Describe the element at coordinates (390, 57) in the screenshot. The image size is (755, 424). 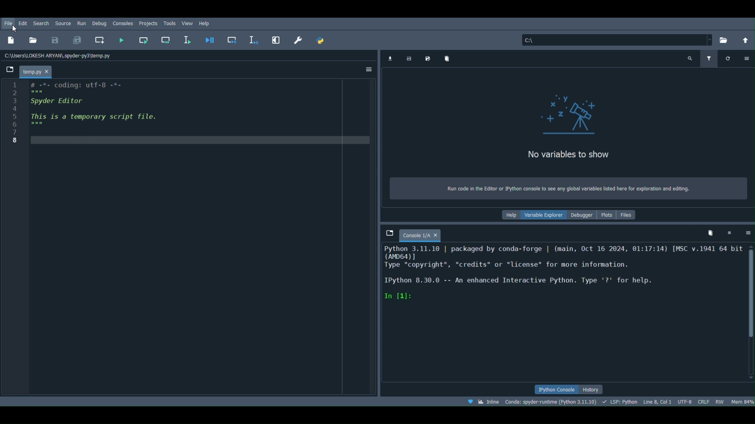
I see `Import data` at that location.